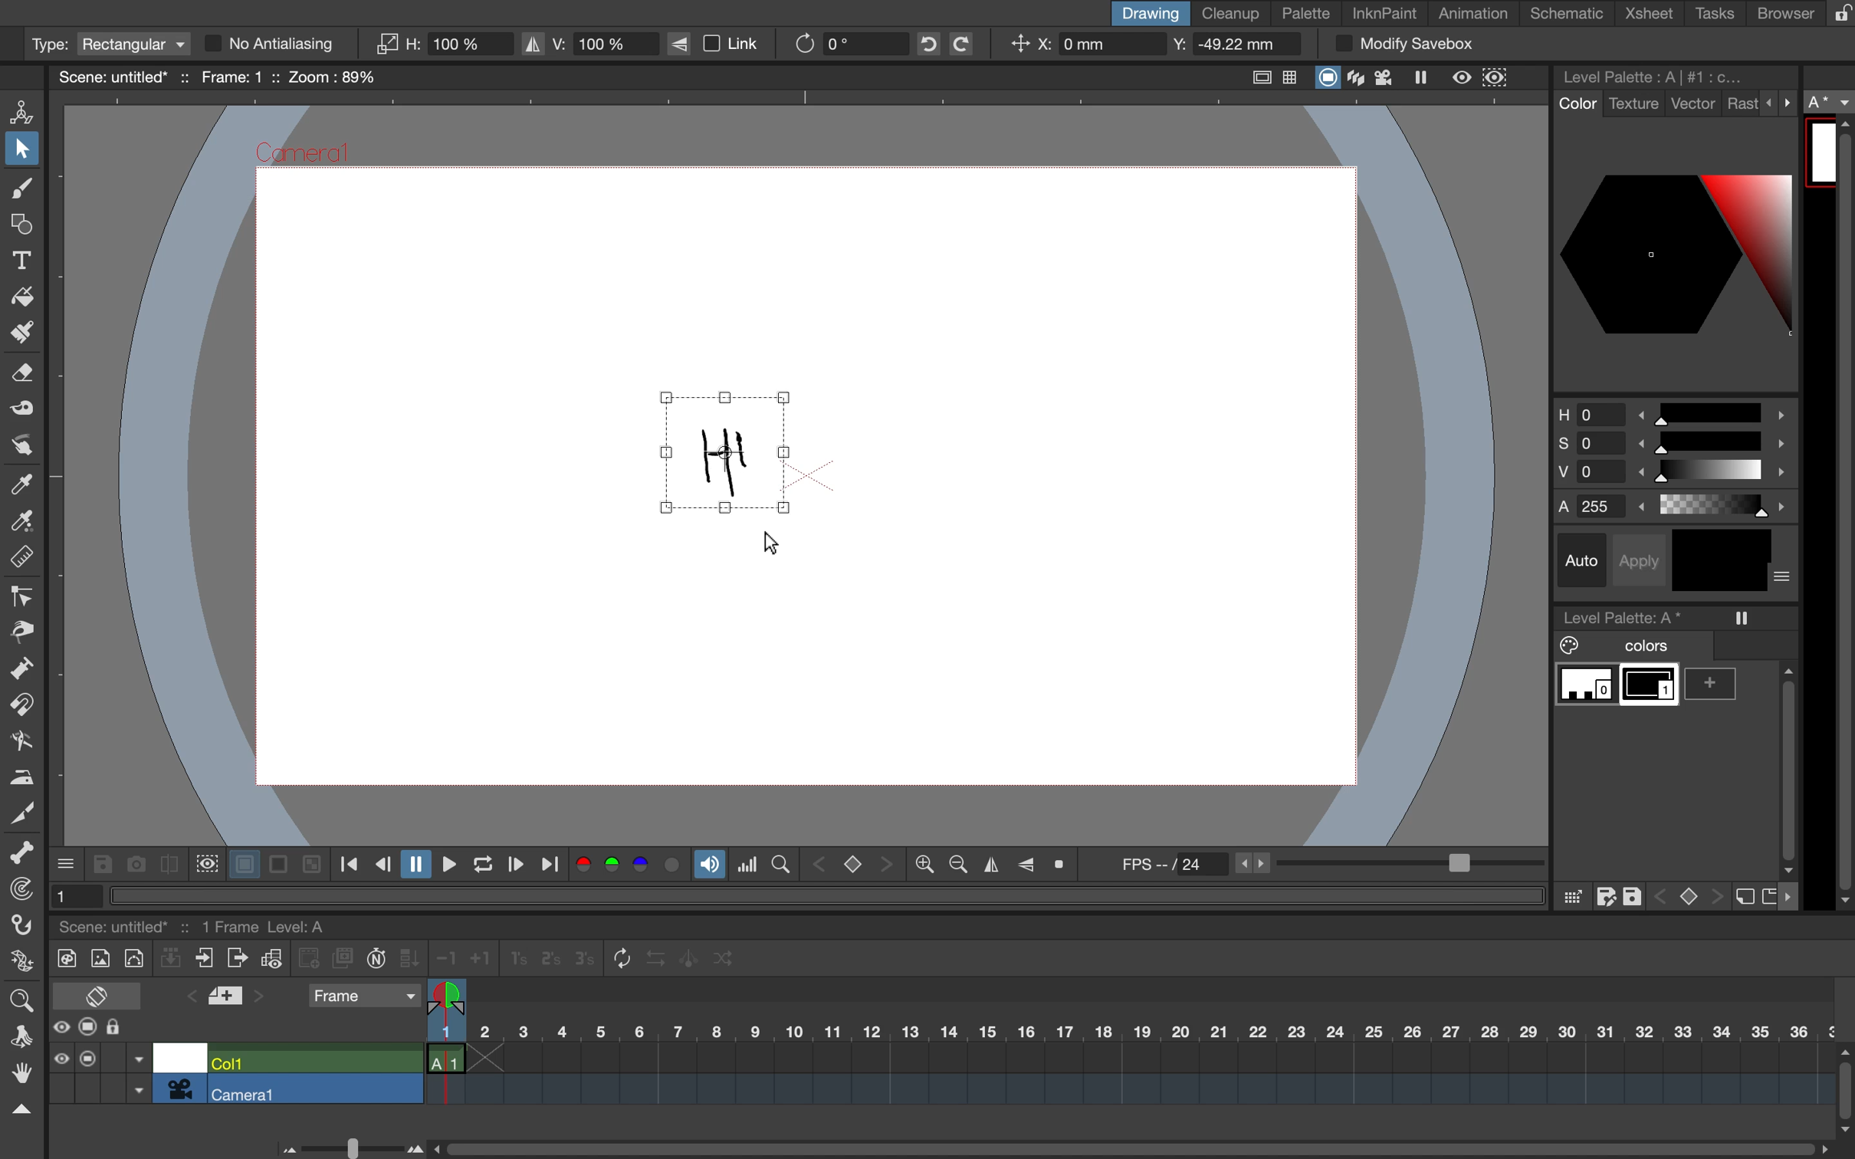 This screenshot has width=1855, height=1159. What do you see at coordinates (23, 853) in the screenshot?
I see `skeleton tool` at bounding box center [23, 853].